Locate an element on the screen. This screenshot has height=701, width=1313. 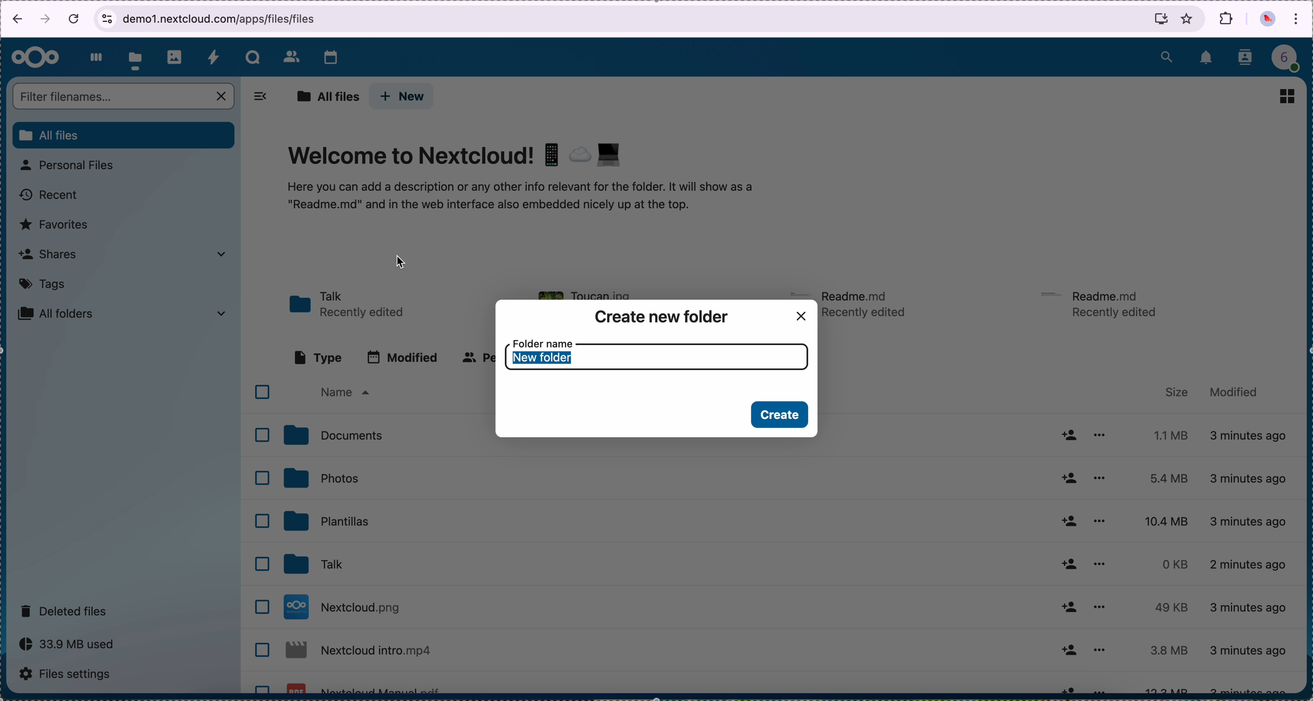
photos is located at coordinates (175, 57).